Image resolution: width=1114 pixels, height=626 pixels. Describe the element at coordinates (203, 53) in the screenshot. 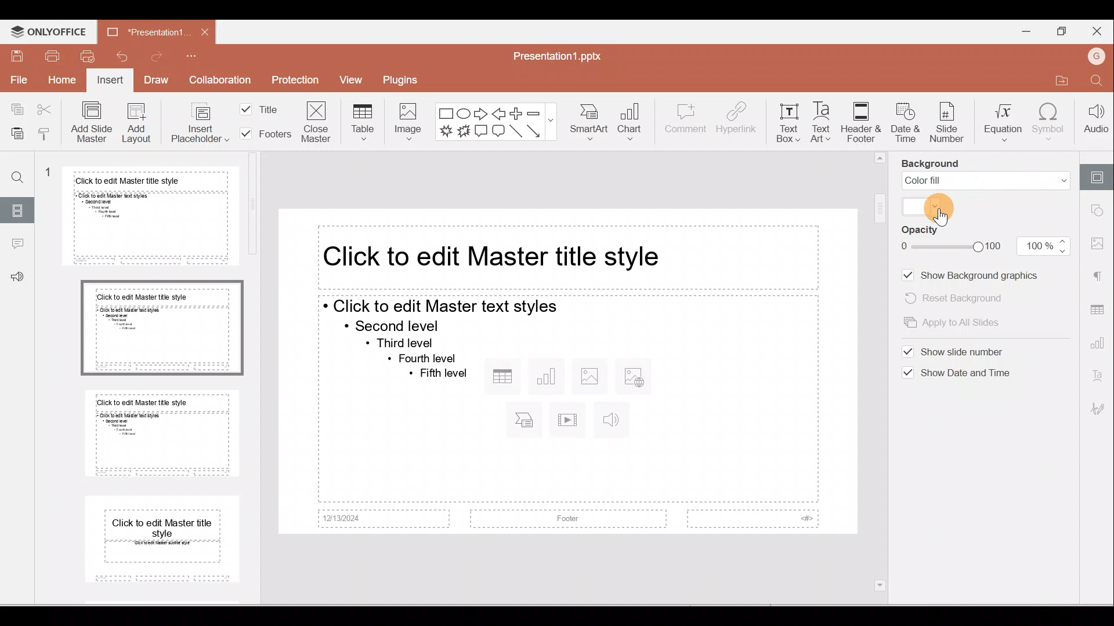

I see `Customise quick access toolbar` at that location.